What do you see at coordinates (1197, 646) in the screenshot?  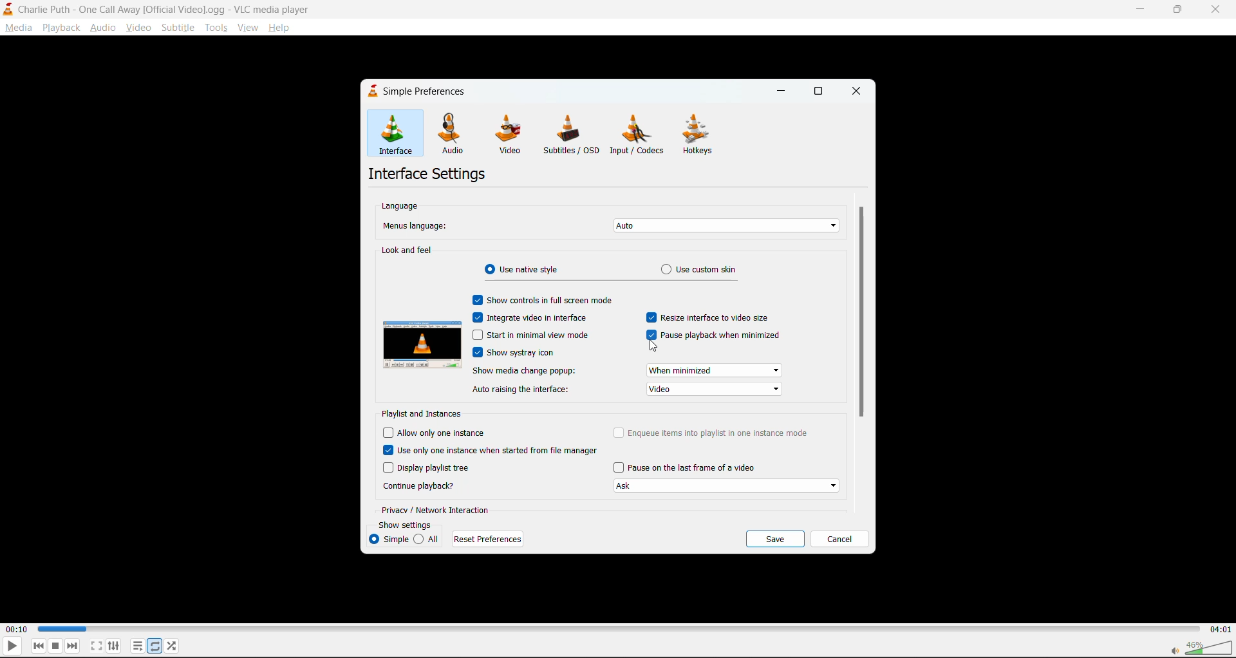 I see `volume` at bounding box center [1197, 646].